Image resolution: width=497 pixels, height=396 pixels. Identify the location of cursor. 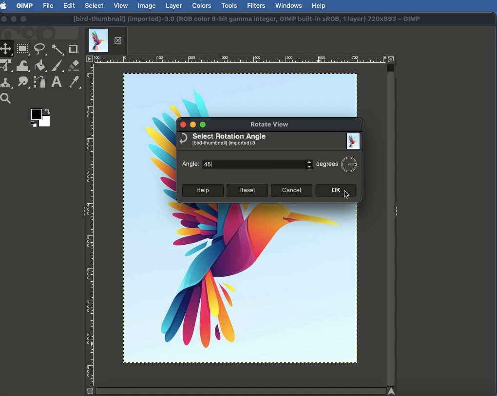
(353, 198).